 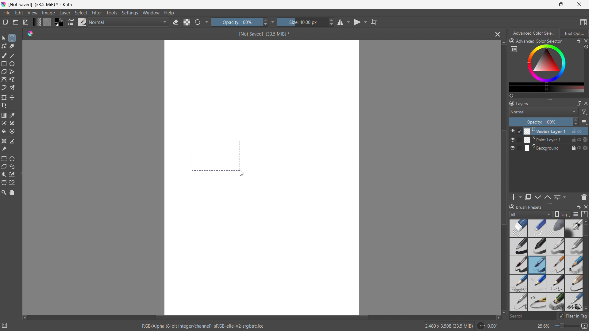 I want to click on rectangle tool, so click(x=4, y=64).